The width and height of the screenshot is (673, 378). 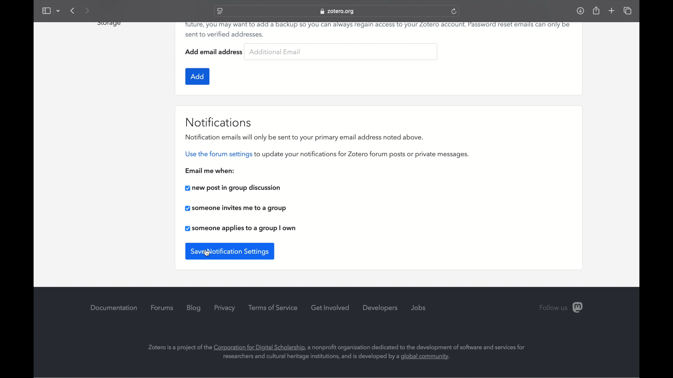 I want to click on downloads, so click(x=580, y=10).